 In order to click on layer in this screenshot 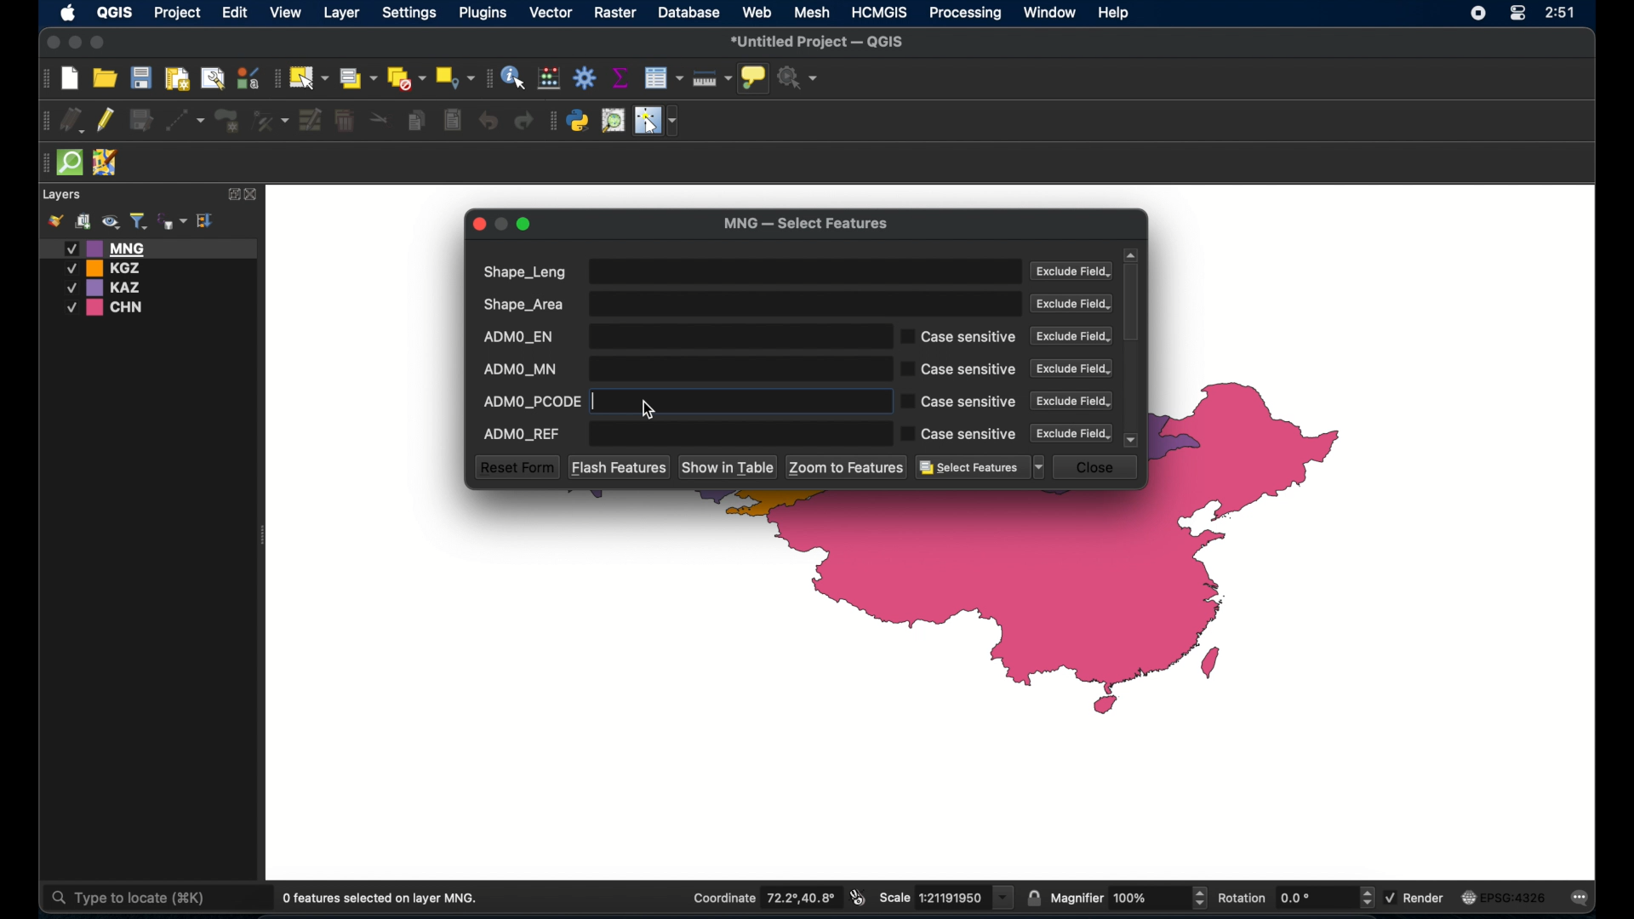, I will do `click(340, 13)`.